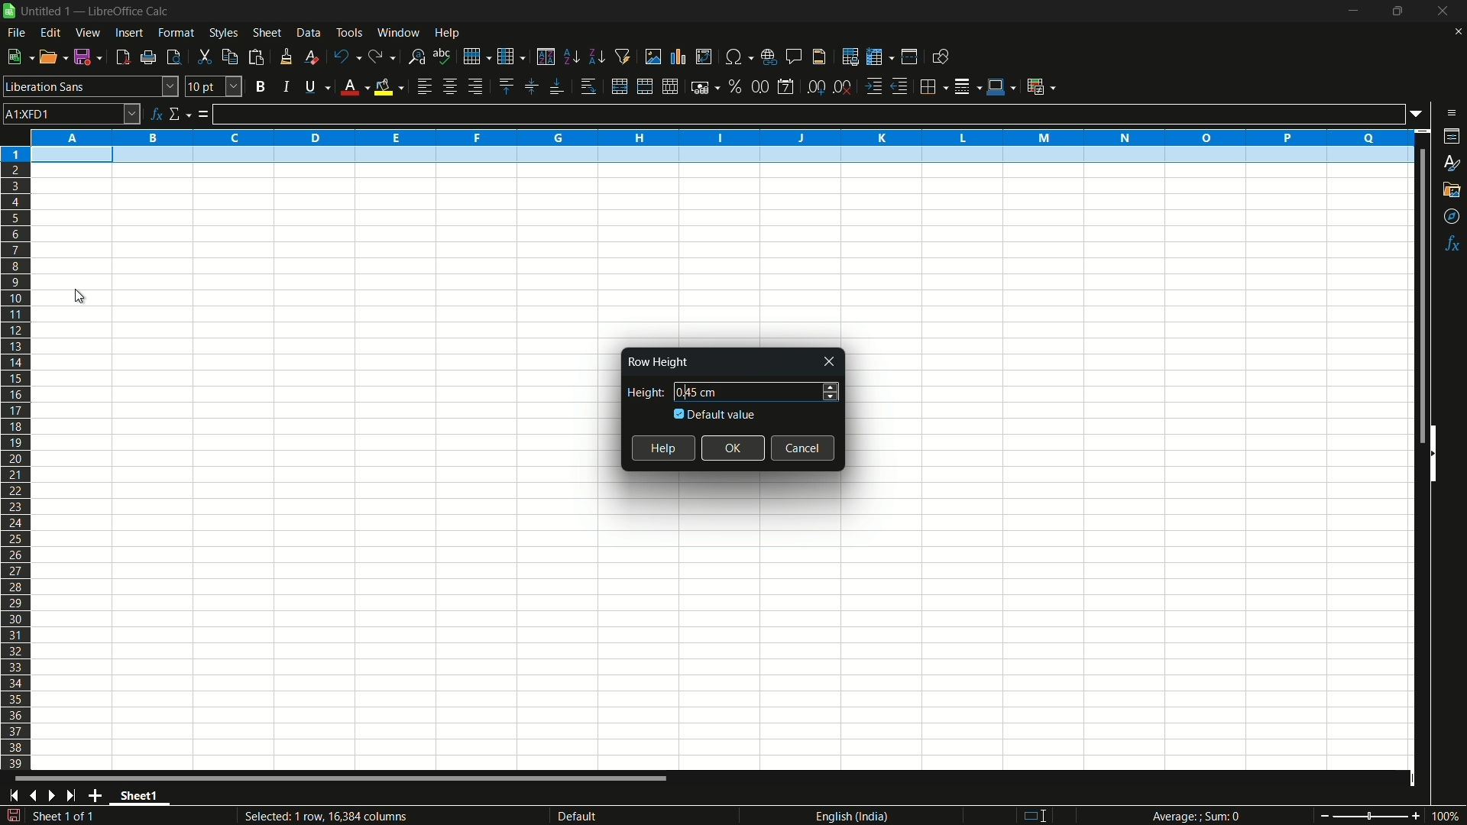 The height and width of the screenshot is (825, 1467). What do you see at coordinates (505, 86) in the screenshot?
I see `align top` at bounding box center [505, 86].